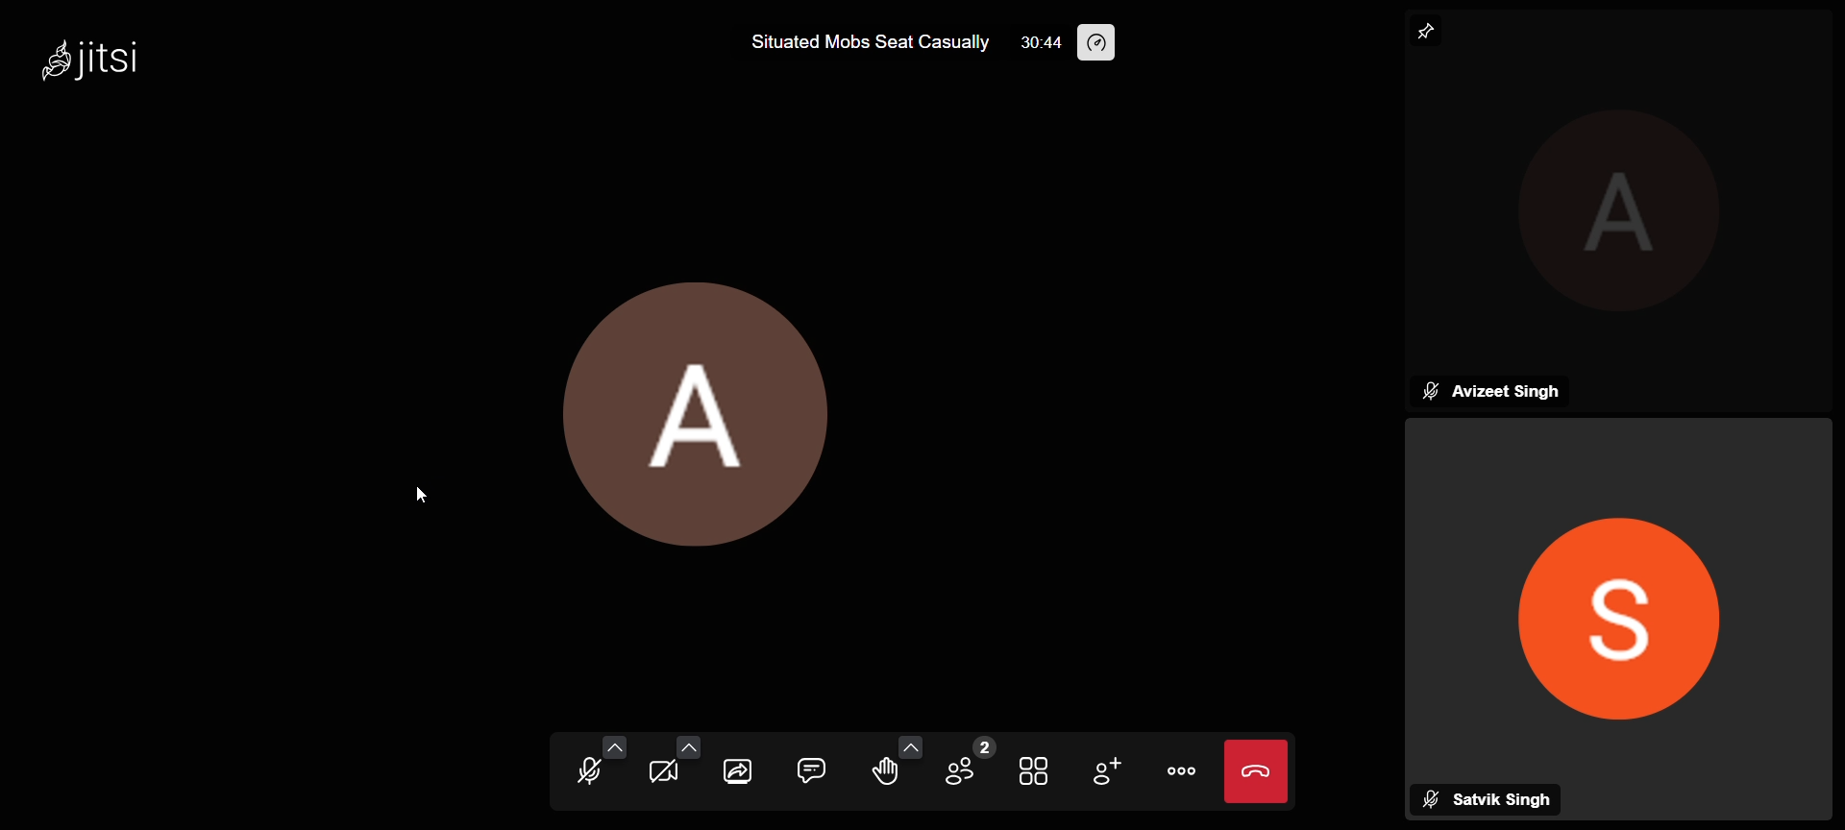 This screenshot has height=830, width=1845. Describe the element at coordinates (906, 745) in the screenshot. I see `more reaction option` at that location.